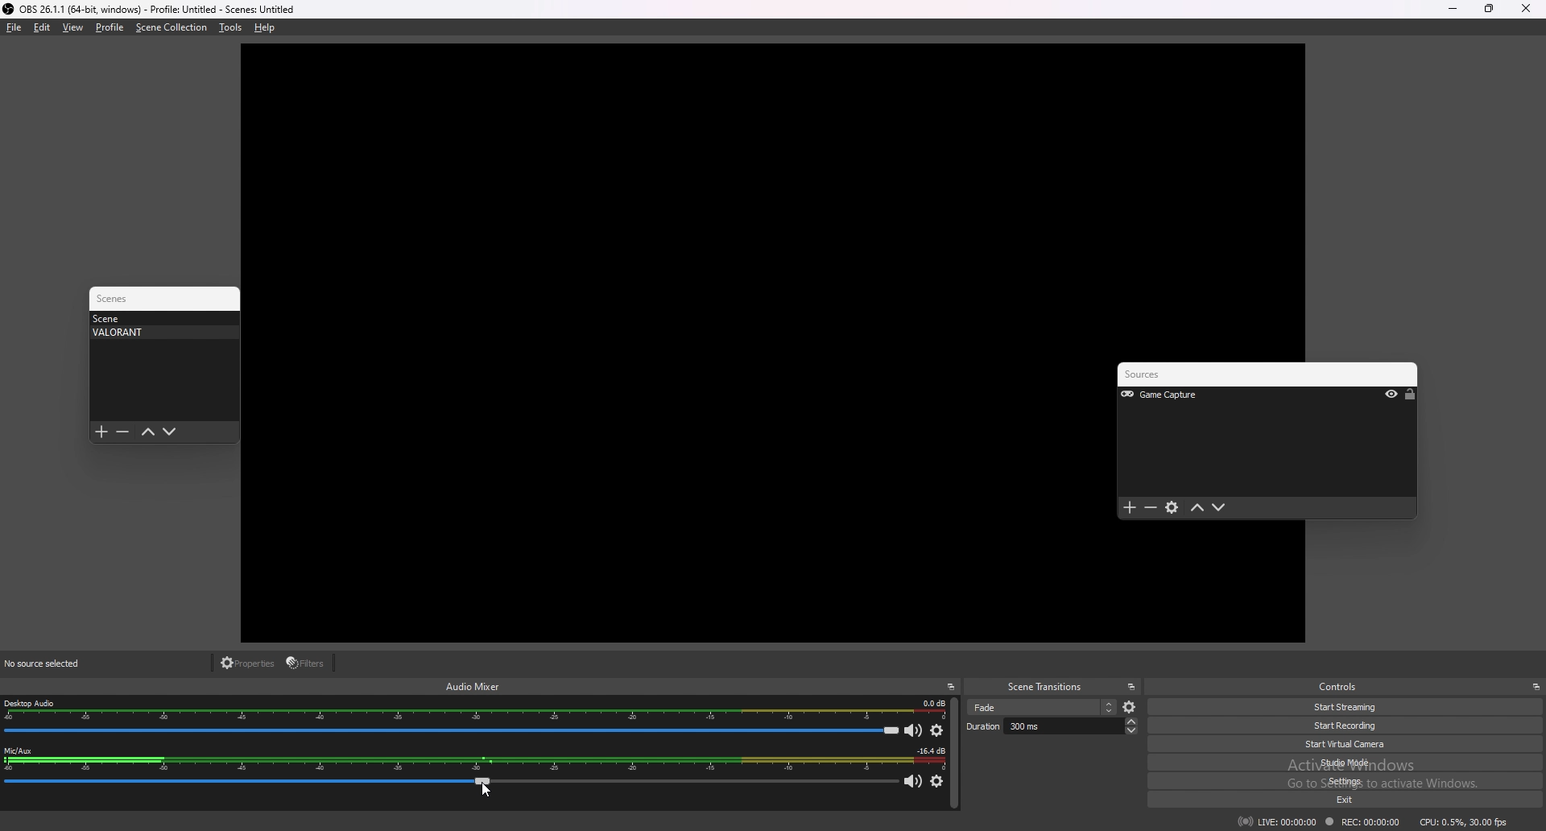  I want to click on scene, so click(159, 318).